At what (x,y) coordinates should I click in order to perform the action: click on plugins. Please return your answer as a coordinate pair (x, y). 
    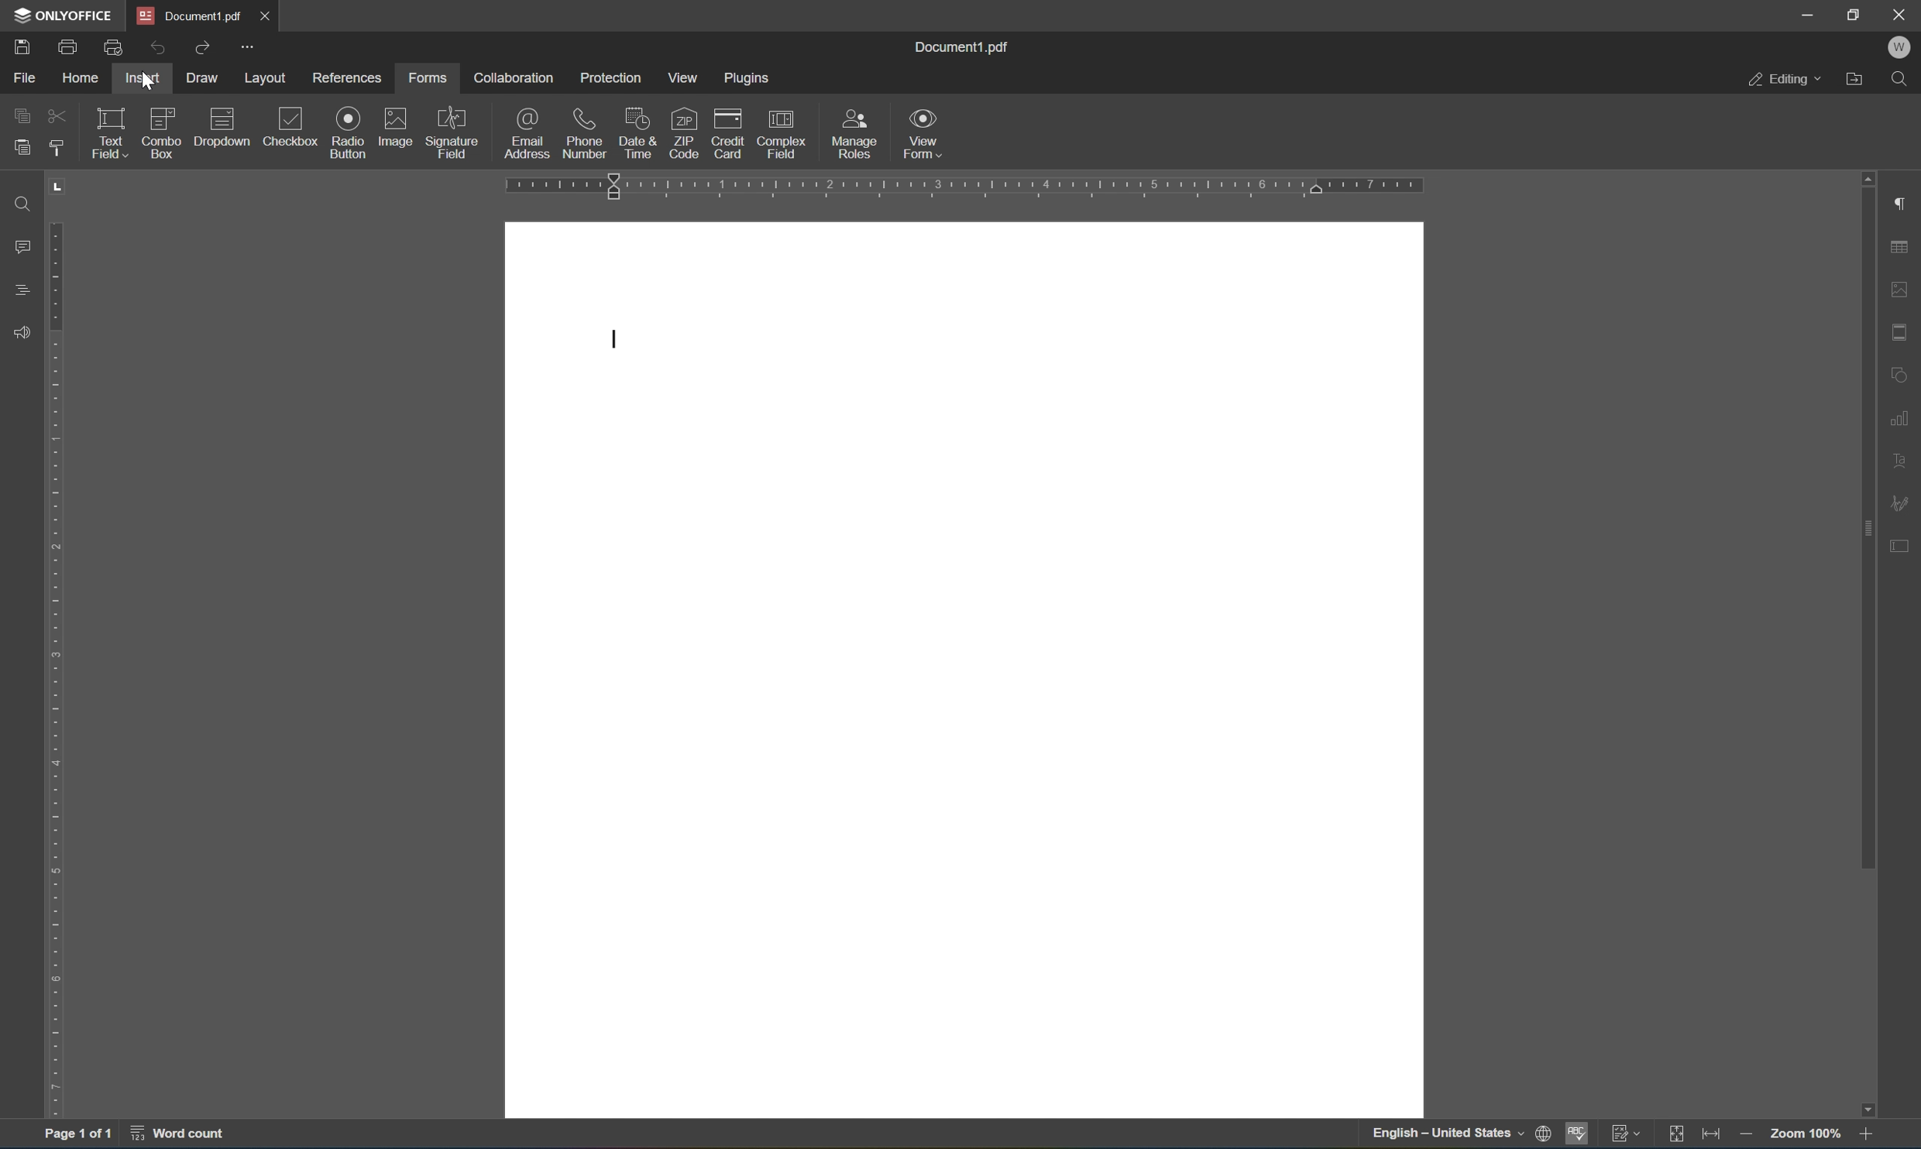
    Looking at the image, I should click on (749, 80).